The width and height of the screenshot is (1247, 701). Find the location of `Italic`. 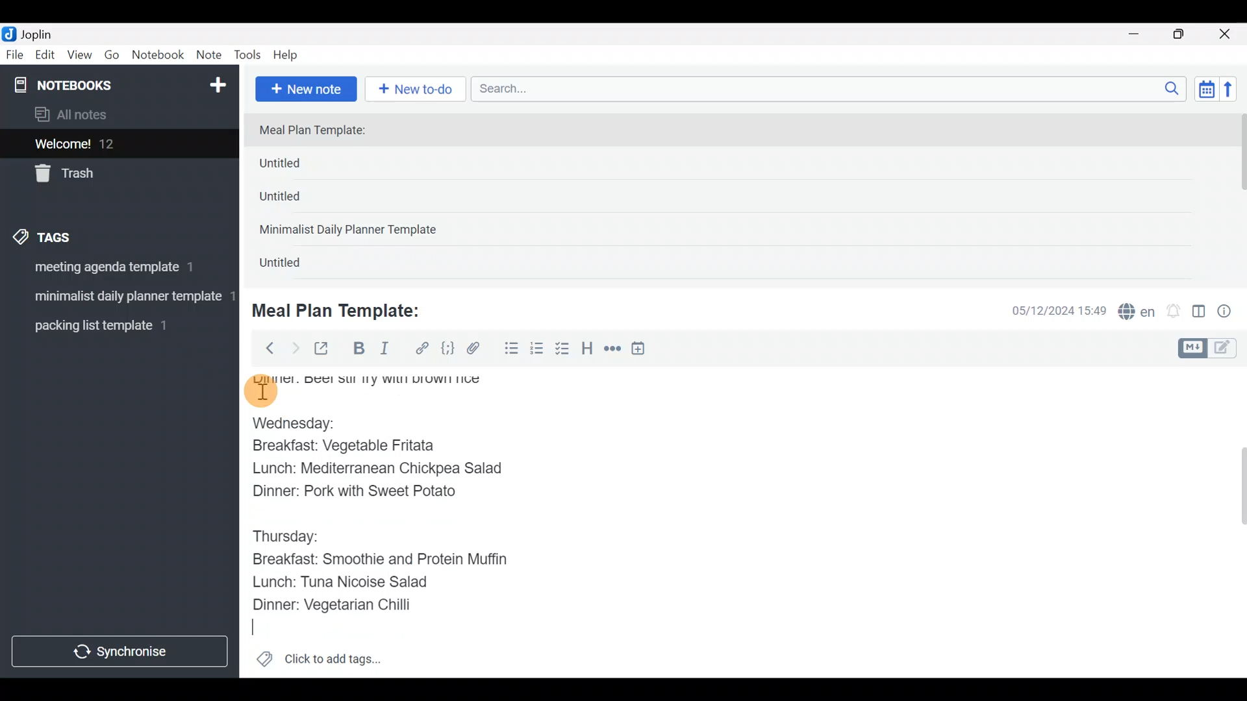

Italic is located at coordinates (383, 351).